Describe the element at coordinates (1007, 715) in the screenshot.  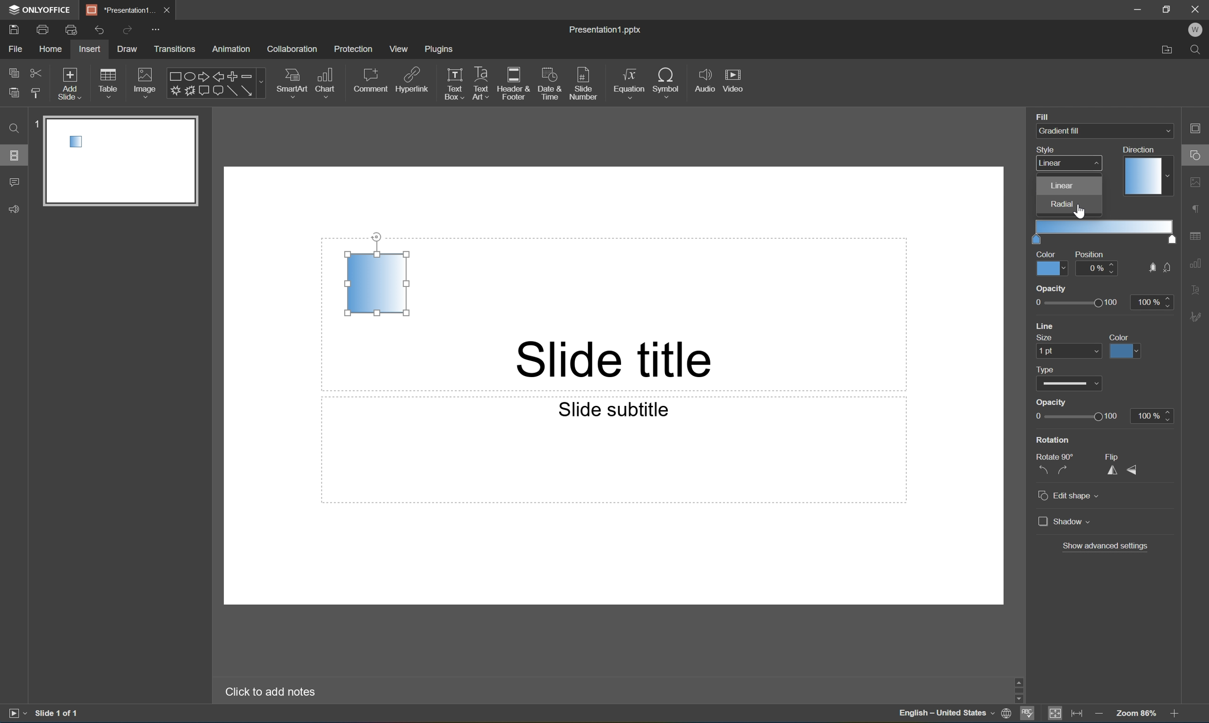
I see `Set document language` at that location.